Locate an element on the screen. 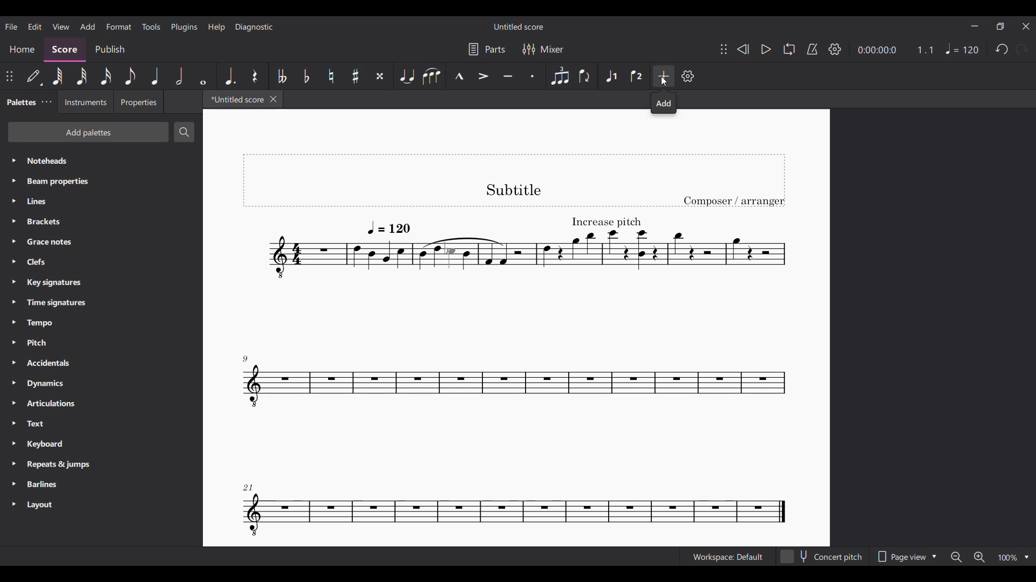  Concert pitch toggle is located at coordinates (822, 557).